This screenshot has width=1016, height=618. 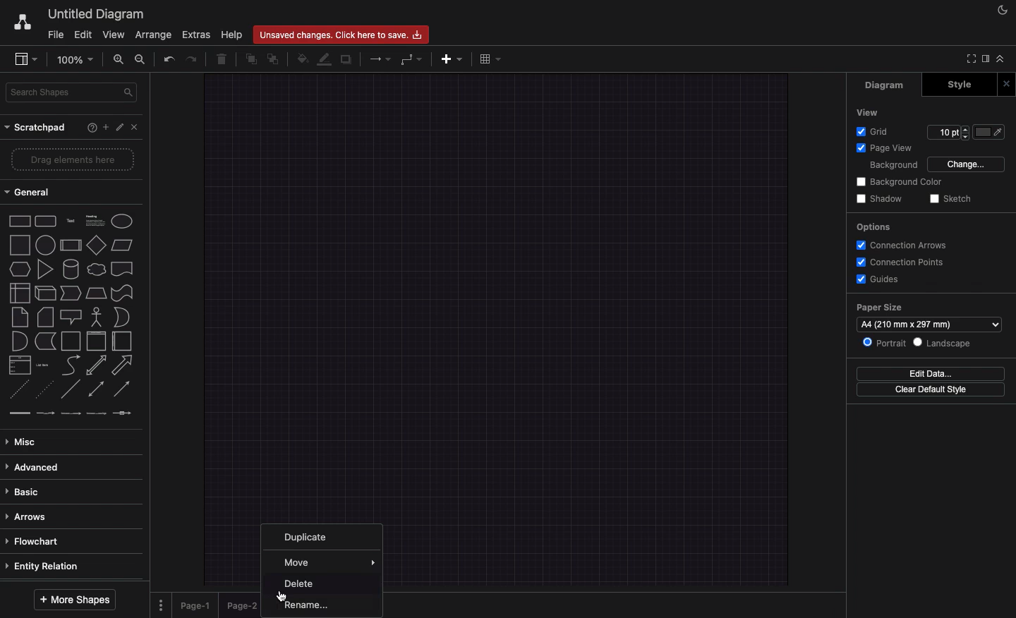 What do you see at coordinates (284, 595) in the screenshot?
I see `Cursor` at bounding box center [284, 595].